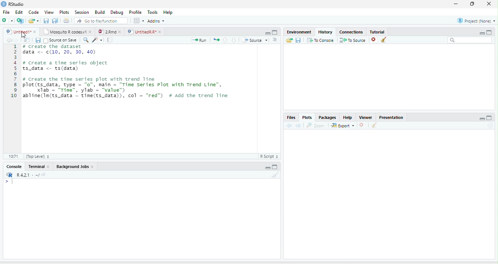 The height and width of the screenshot is (264, 498). What do you see at coordinates (254, 40) in the screenshot?
I see `Source` at bounding box center [254, 40].